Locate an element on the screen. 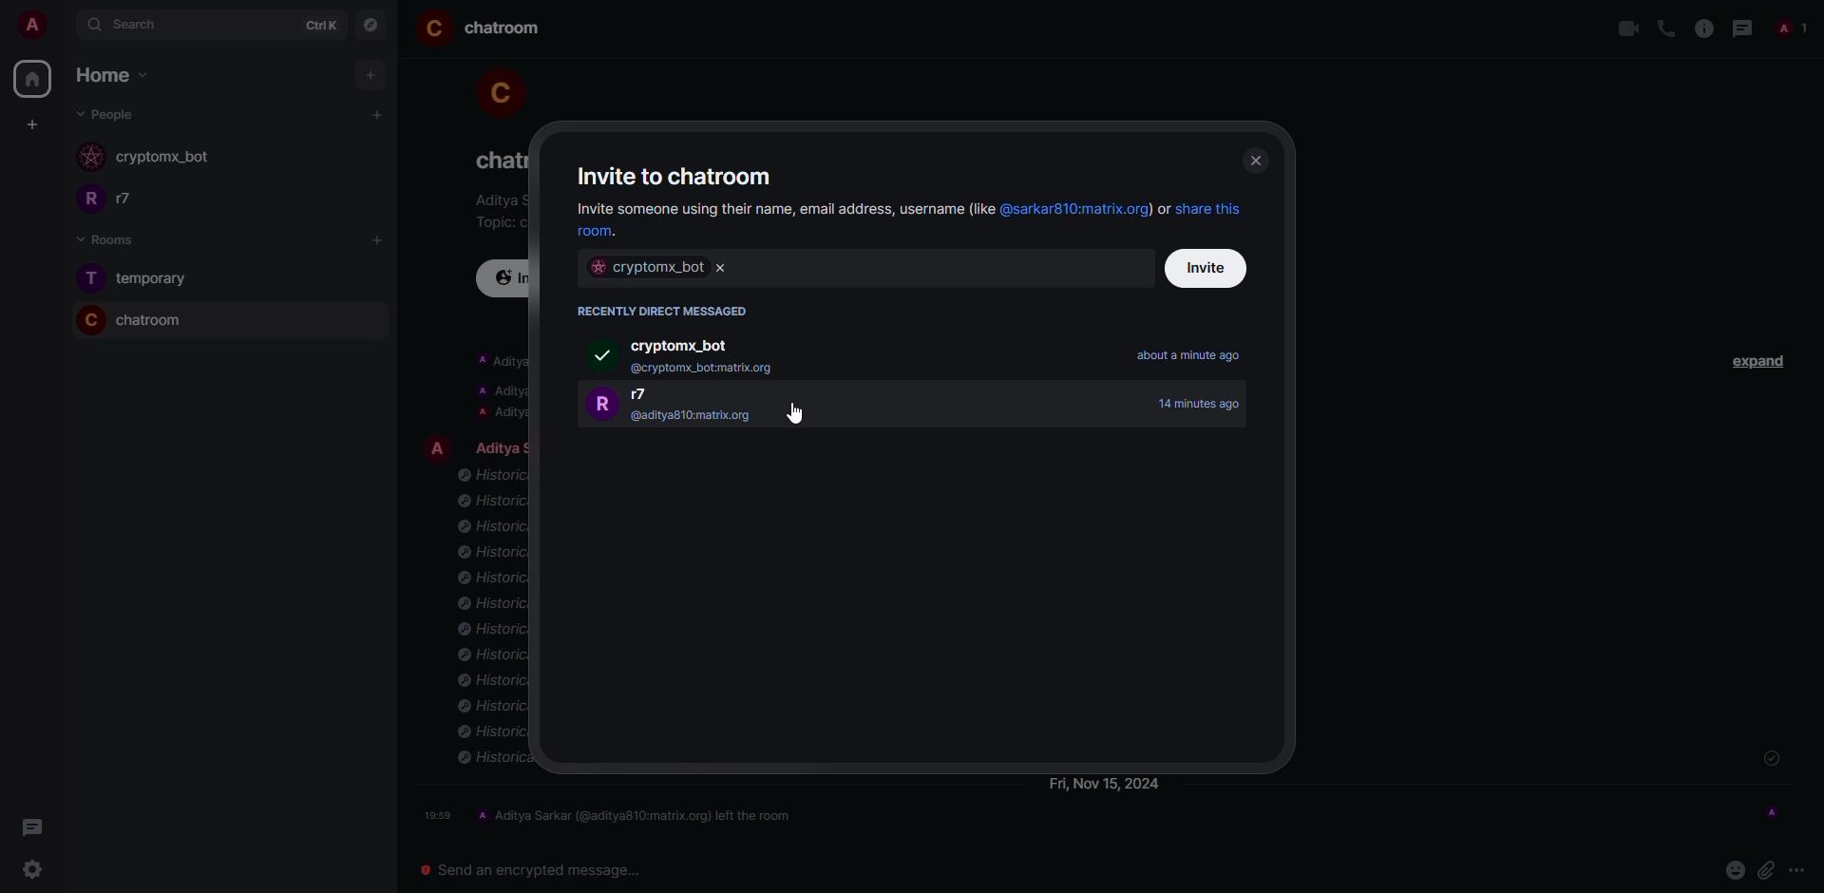 The height and width of the screenshot is (893, 1824). send encrypted message is located at coordinates (523, 868).